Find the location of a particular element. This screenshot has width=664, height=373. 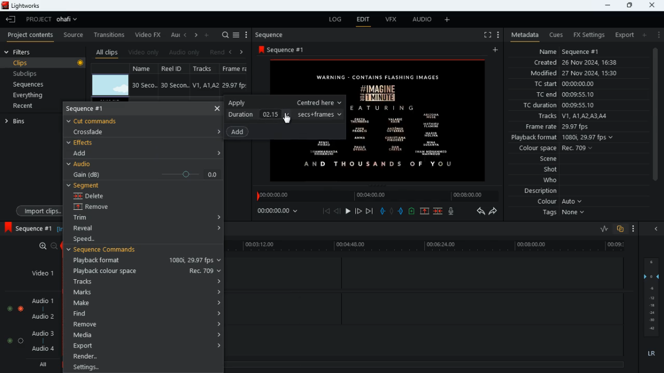

29.97 fps is located at coordinates (237, 85).